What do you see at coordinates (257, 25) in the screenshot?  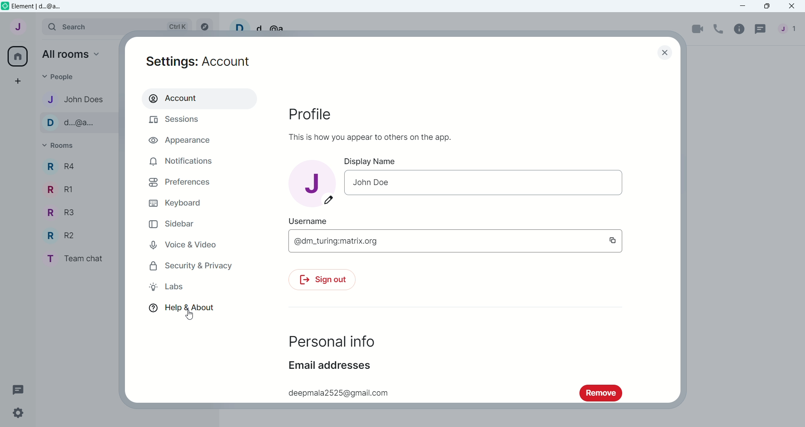 I see `Username` at bounding box center [257, 25].